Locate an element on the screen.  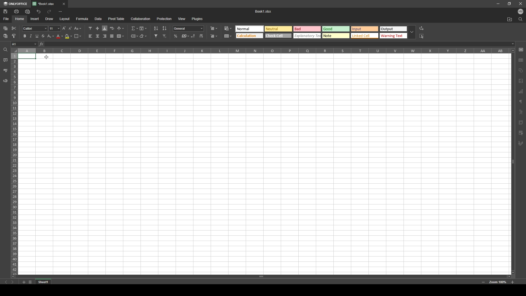
sheet list is located at coordinates (30, 282).